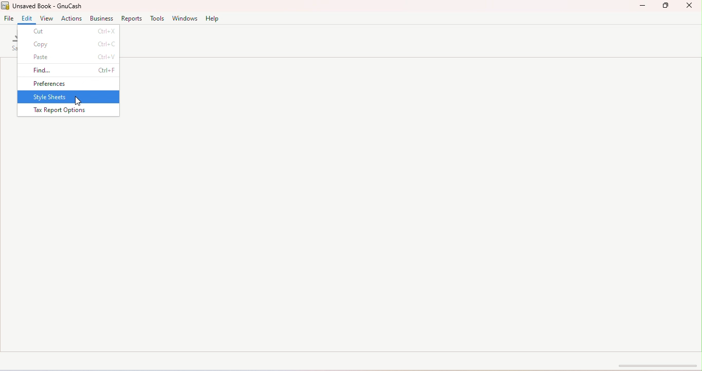  I want to click on Cursor, so click(81, 101).